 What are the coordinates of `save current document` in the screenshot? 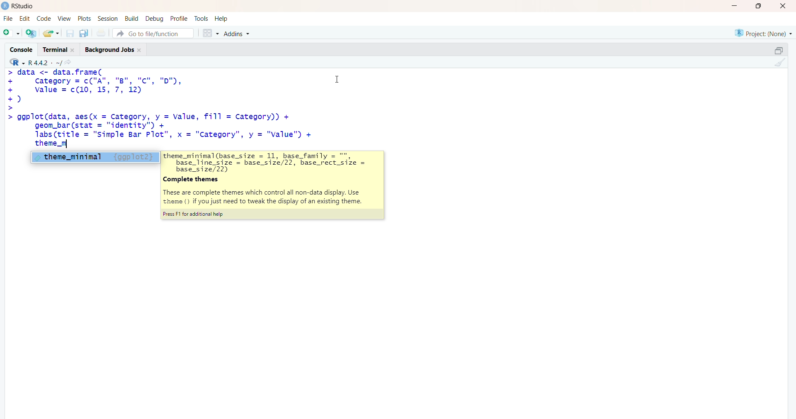 It's located at (70, 33).